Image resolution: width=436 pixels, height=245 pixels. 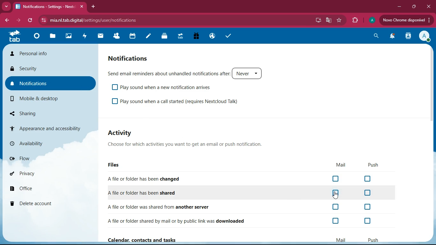 I want to click on shared, so click(x=147, y=192).